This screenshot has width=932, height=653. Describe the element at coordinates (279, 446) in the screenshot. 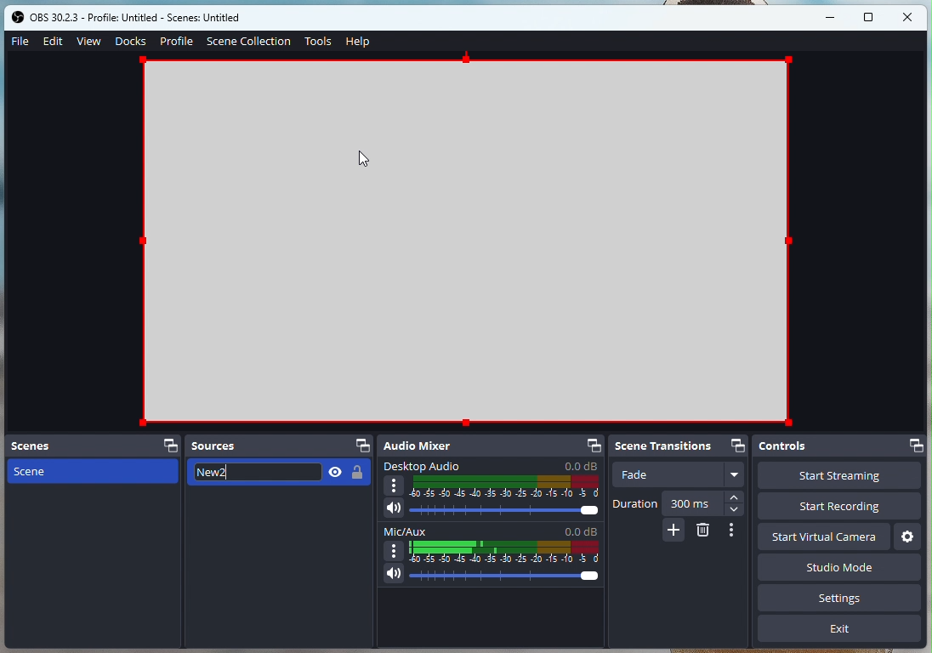

I see `Sources` at that location.